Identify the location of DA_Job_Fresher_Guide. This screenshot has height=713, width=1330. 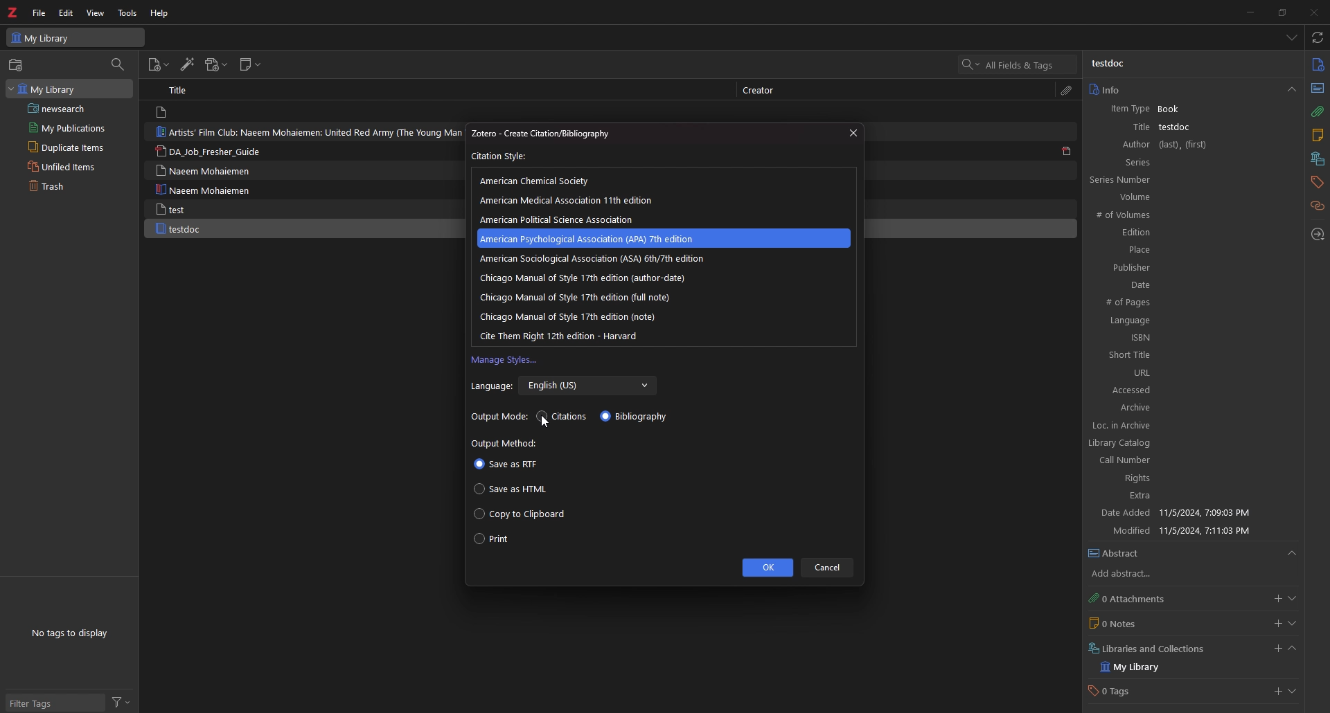
(215, 152).